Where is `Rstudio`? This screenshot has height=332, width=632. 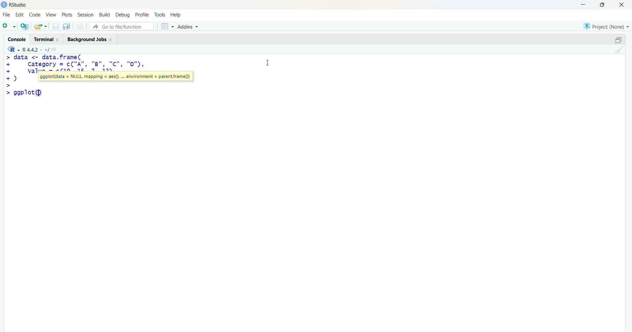 Rstudio is located at coordinates (20, 5).